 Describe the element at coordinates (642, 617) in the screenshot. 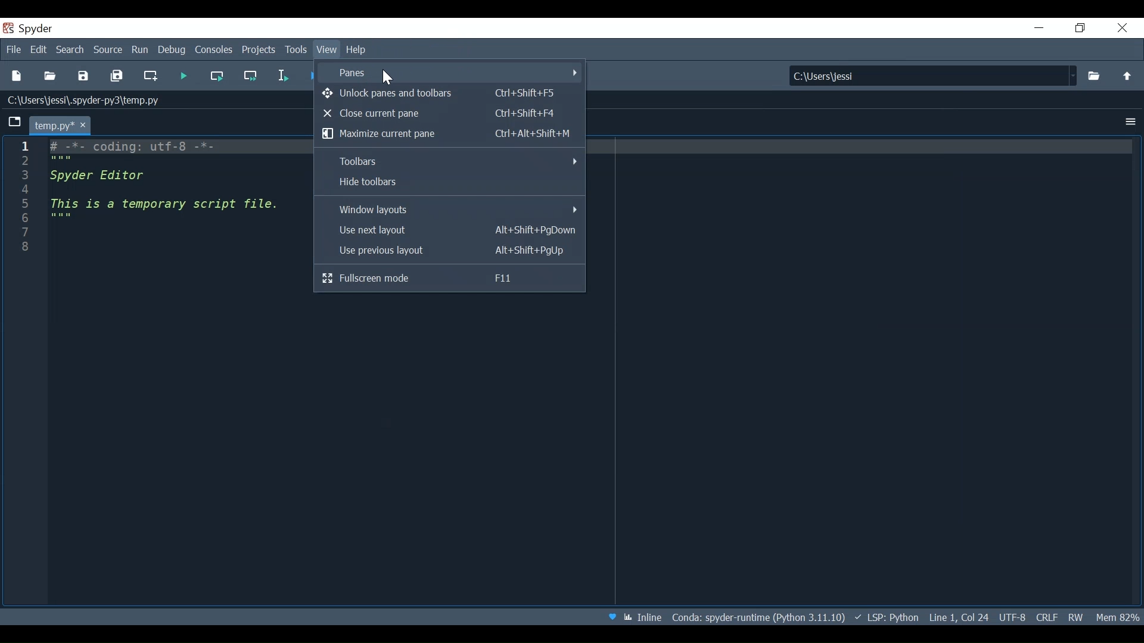

I see `Toggle between inline and interactive Matplotlib plotting` at that location.